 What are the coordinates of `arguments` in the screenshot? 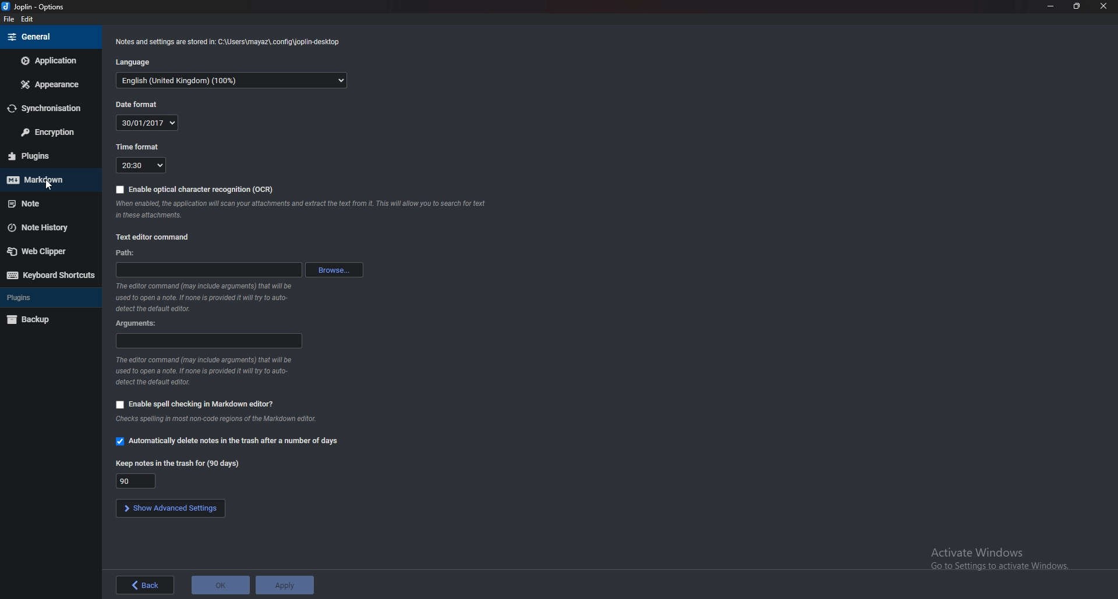 It's located at (141, 323).